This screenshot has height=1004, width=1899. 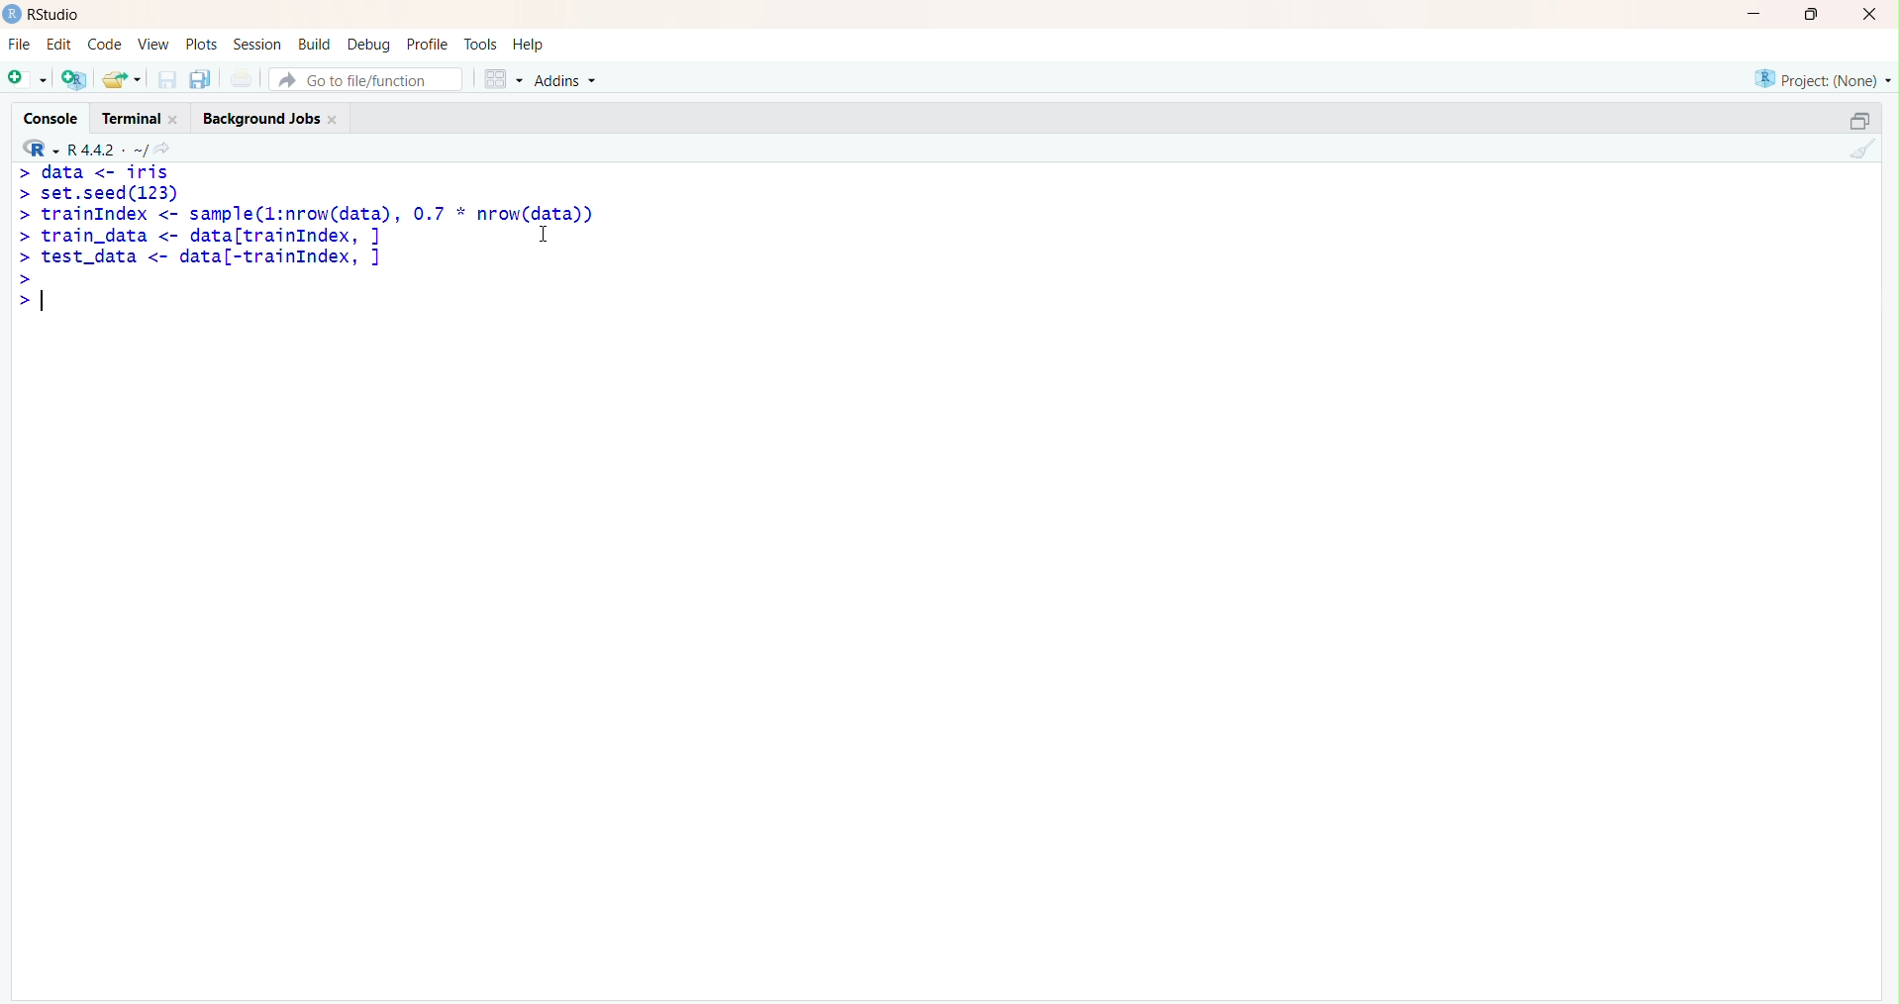 What do you see at coordinates (171, 147) in the screenshot?
I see `View the current working directory` at bounding box center [171, 147].